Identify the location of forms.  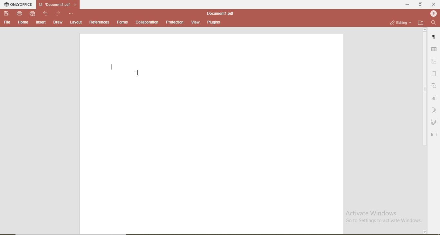
(122, 22).